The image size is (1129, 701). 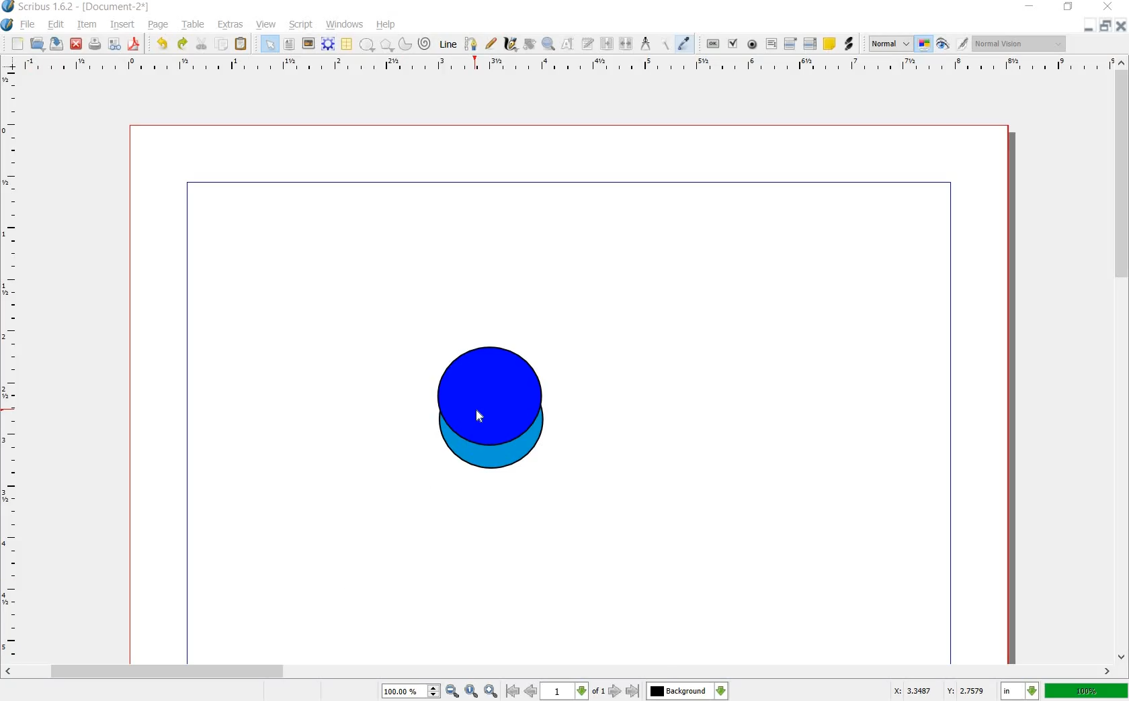 What do you see at coordinates (36, 44) in the screenshot?
I see `open` at bounding box center [36, 44].